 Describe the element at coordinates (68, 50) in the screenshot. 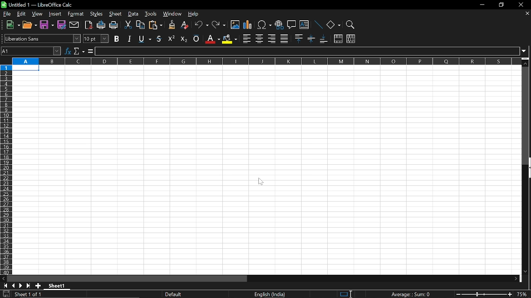

I see `function wizard` at that location.